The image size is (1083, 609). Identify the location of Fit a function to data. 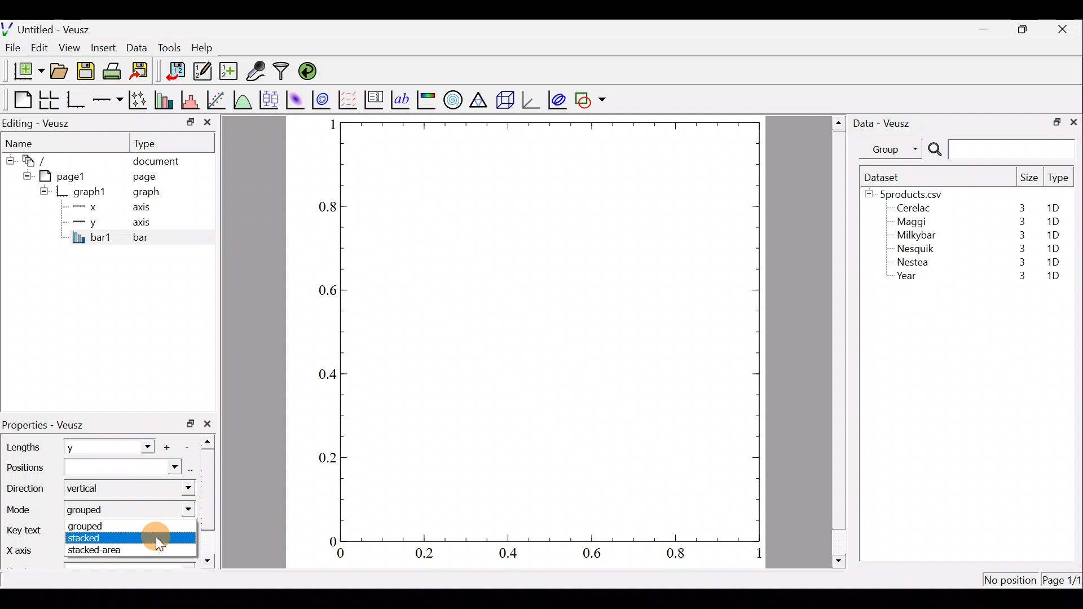
(217, 99).